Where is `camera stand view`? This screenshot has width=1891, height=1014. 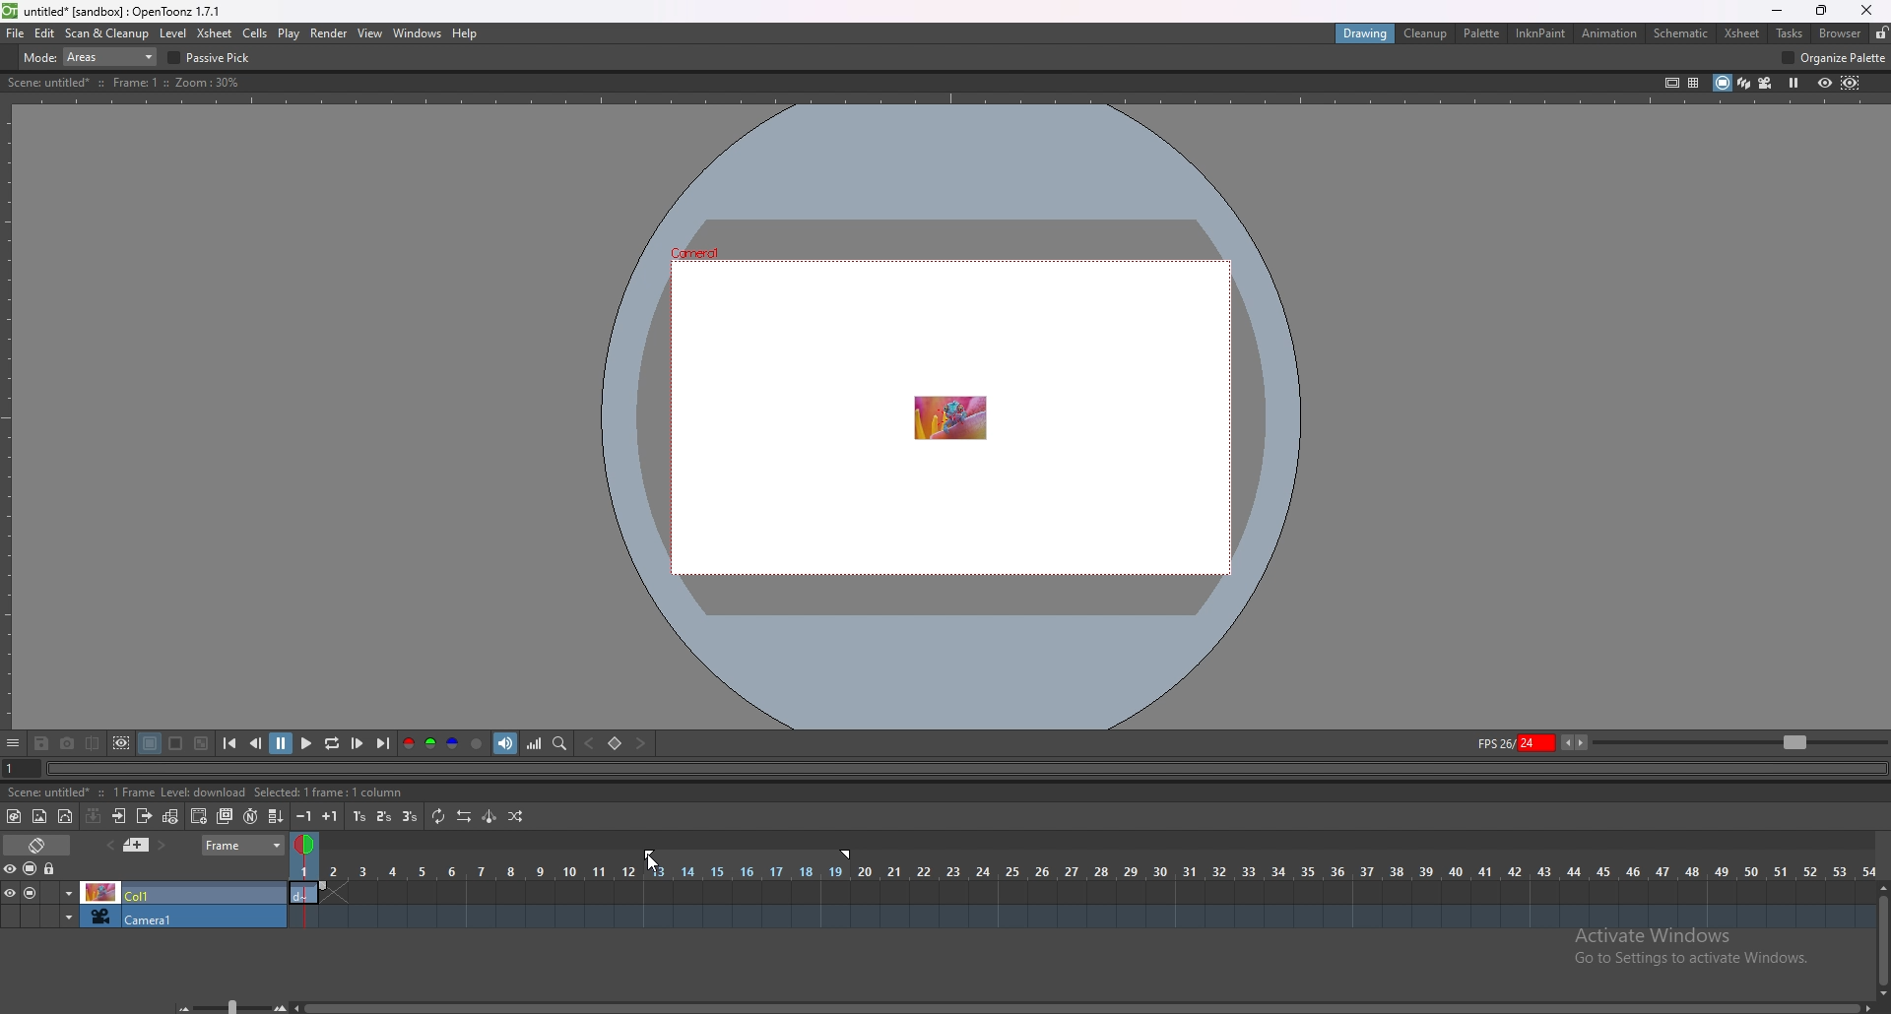
camera stand view is located at coordinates (1721, 83).